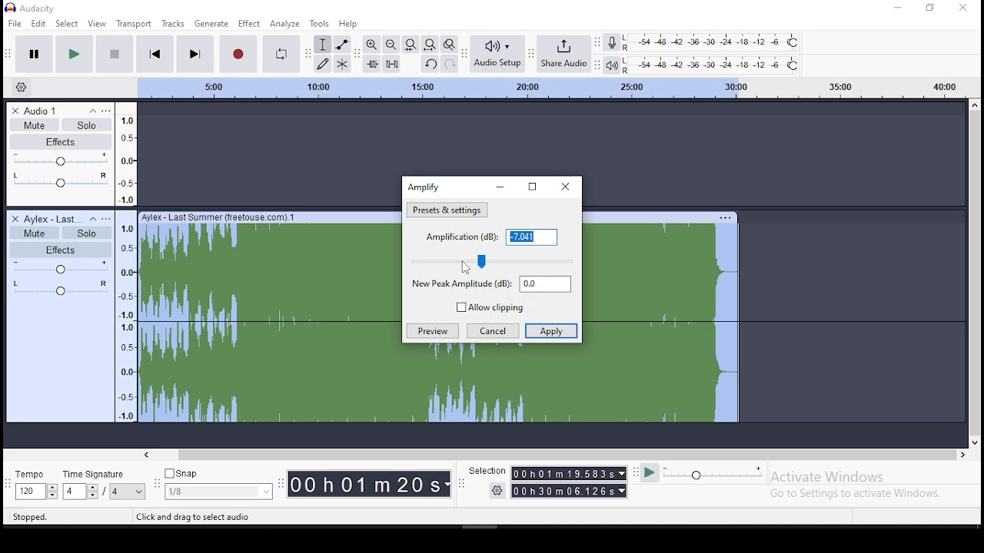 This screenshot has height=553, width=984. I want to click on redo, so click(449, 64).